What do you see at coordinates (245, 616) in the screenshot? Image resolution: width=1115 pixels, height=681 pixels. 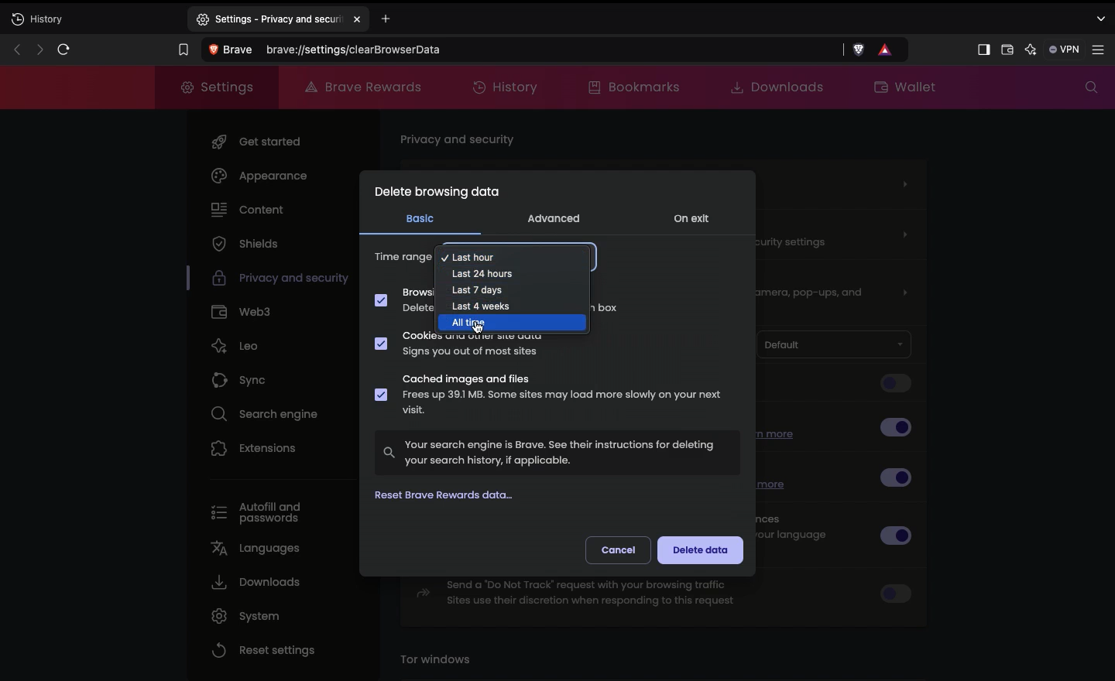 I see `System` at bounding box center [245, 616].